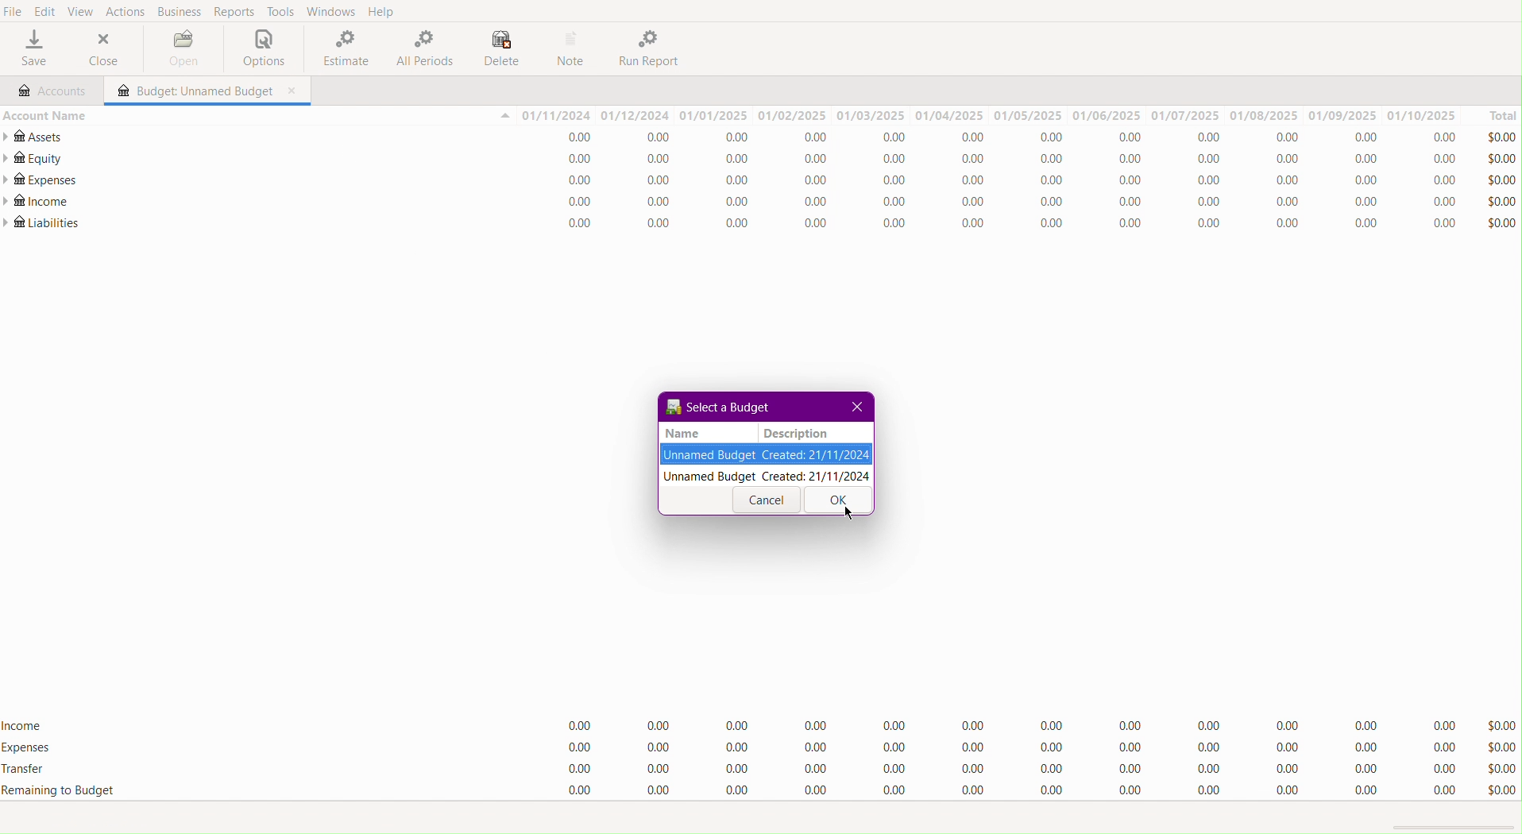 Image resolution: width=1522 pixels, height=834 pixels. Describe the element at coordinates (37, 137) in the screenshot. I see `Assets` at that location.